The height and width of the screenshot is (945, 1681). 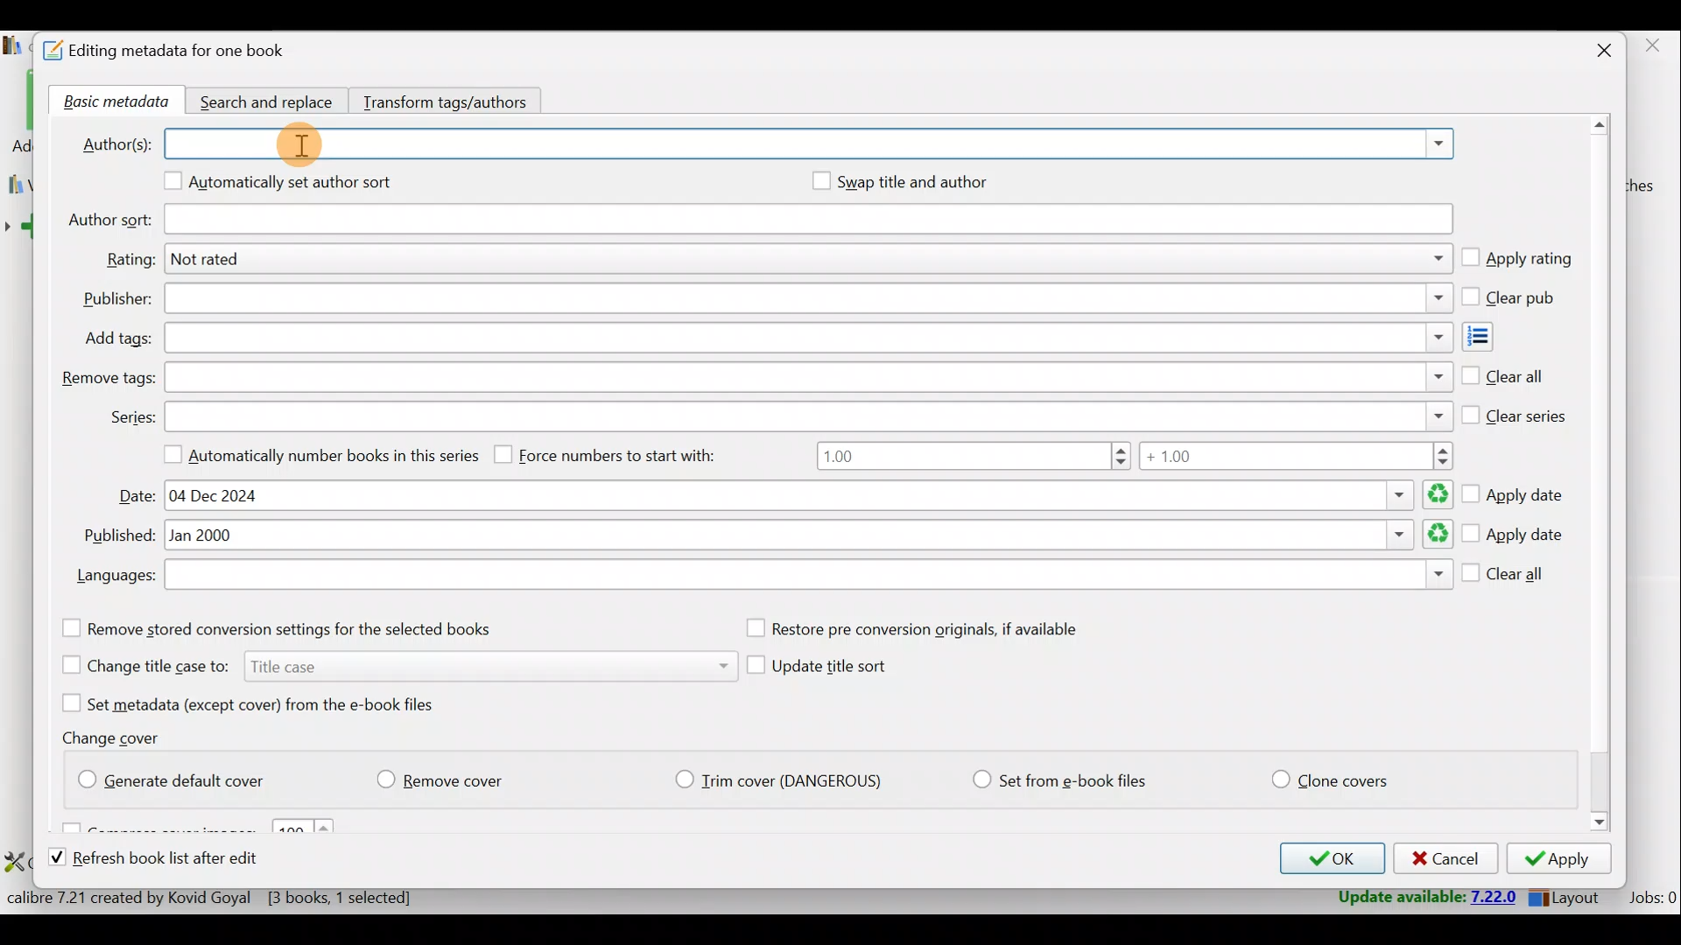 I want to click on Remove tags:, so click(x=107, y=379).